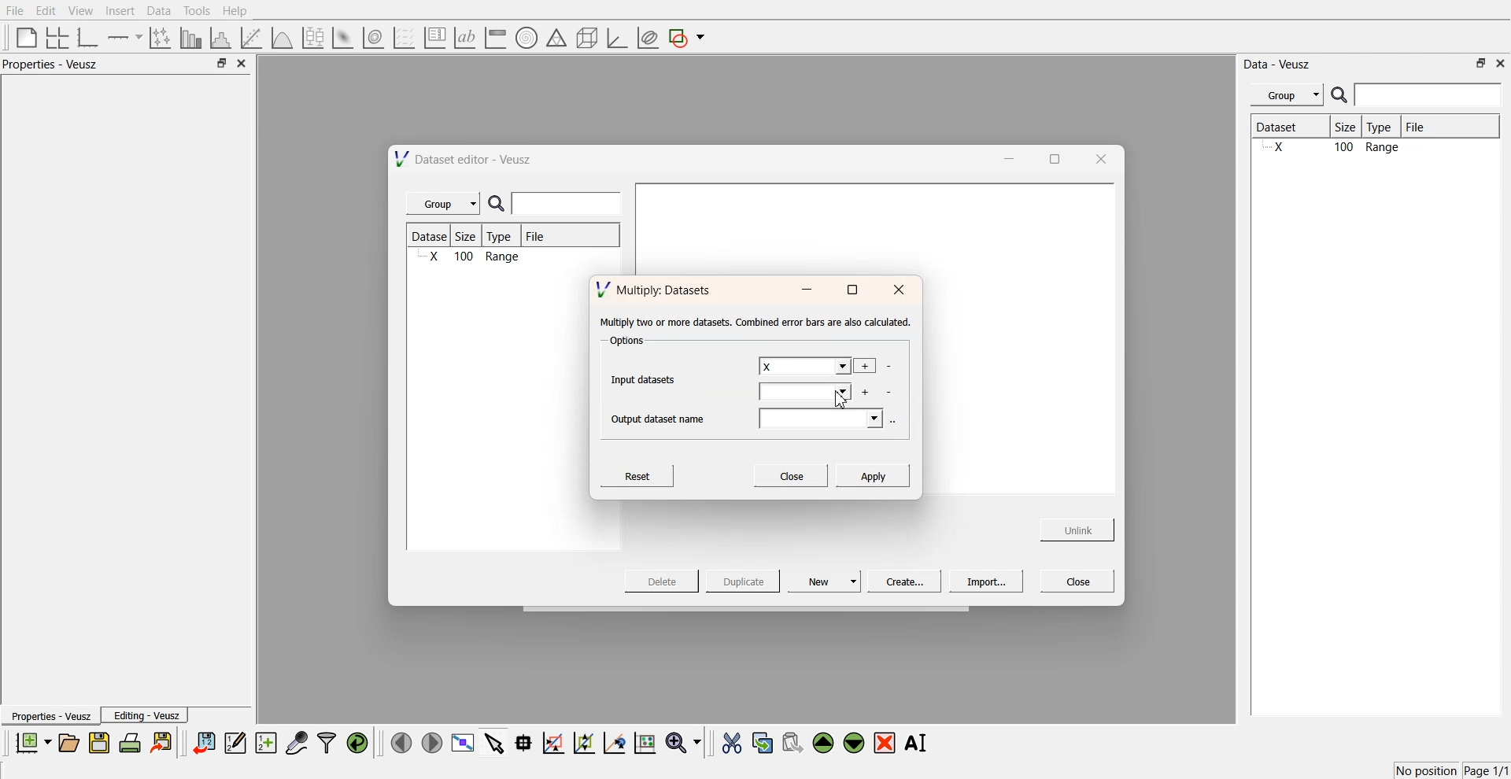  What do you see at coordinates (266, 743) in the screenshot?
I see `create new datasets` at bounding box center [266, 743].